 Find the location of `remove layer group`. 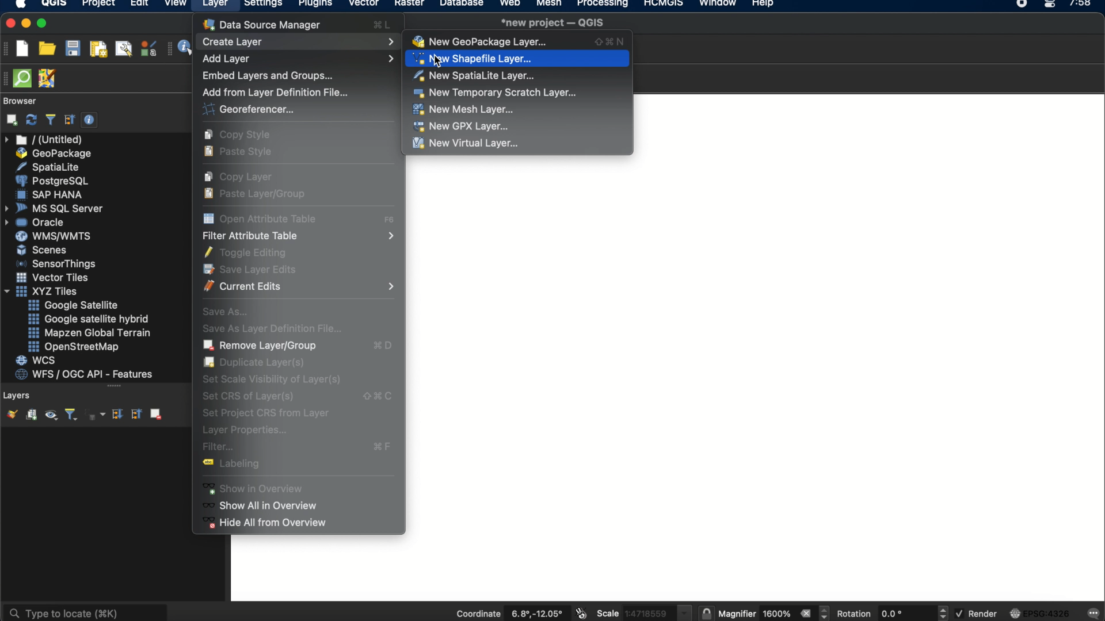

remove layer group is located at coordinates (155, 413).